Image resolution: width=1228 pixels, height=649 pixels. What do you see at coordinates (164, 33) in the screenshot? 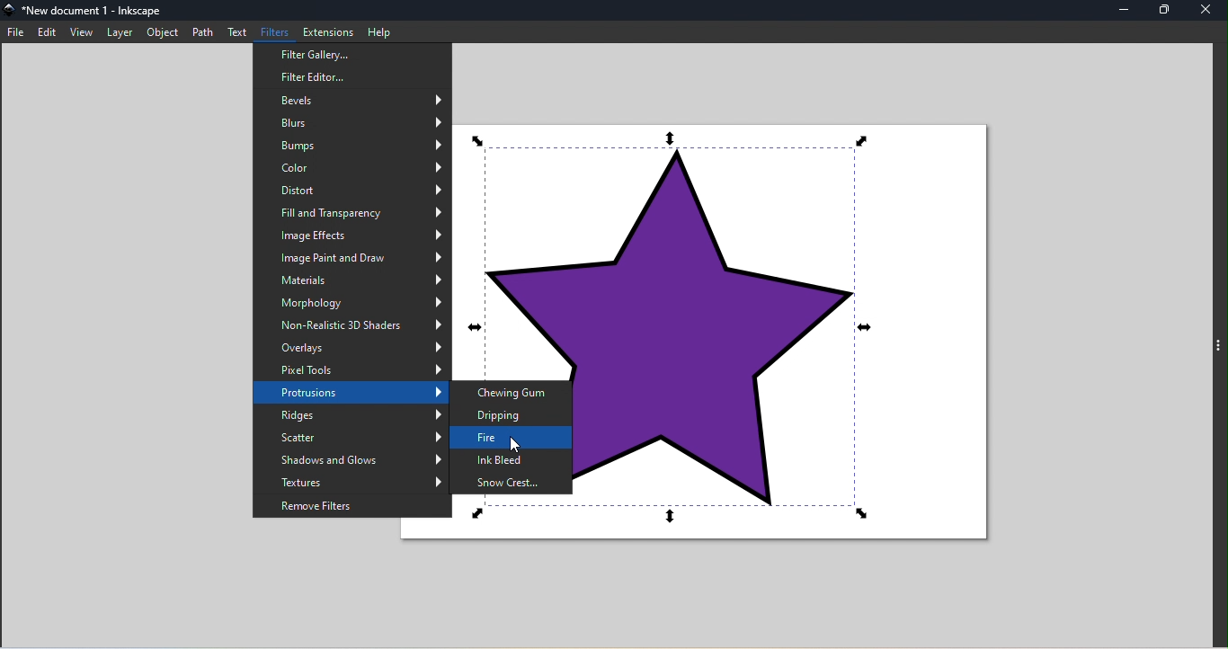
I see `Object` at bounding box center [164, 33].